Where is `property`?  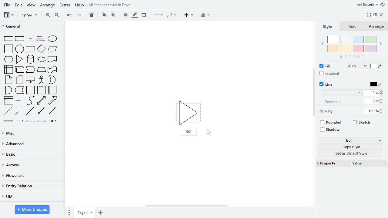
property is located at coordinates (332, 163).